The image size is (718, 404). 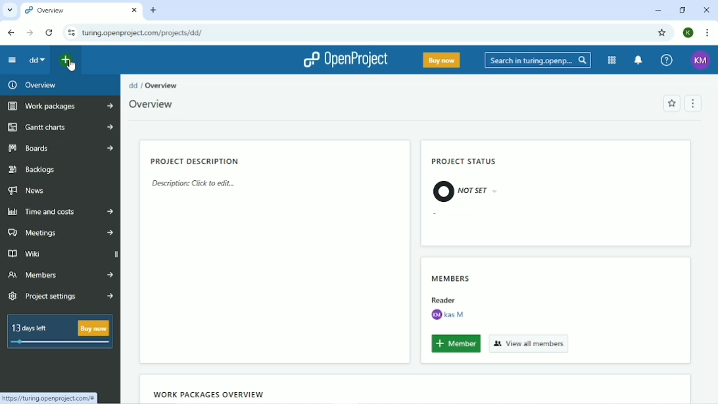 I want to click on Description: Click to edit, so click(x=196, y=184).